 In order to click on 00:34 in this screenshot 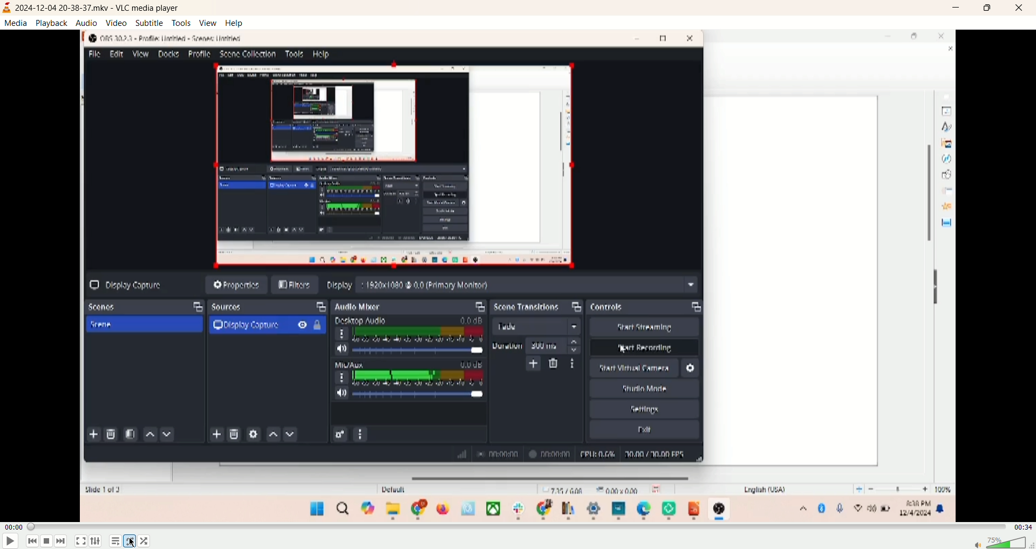, I will do `click(1023, 530)`.